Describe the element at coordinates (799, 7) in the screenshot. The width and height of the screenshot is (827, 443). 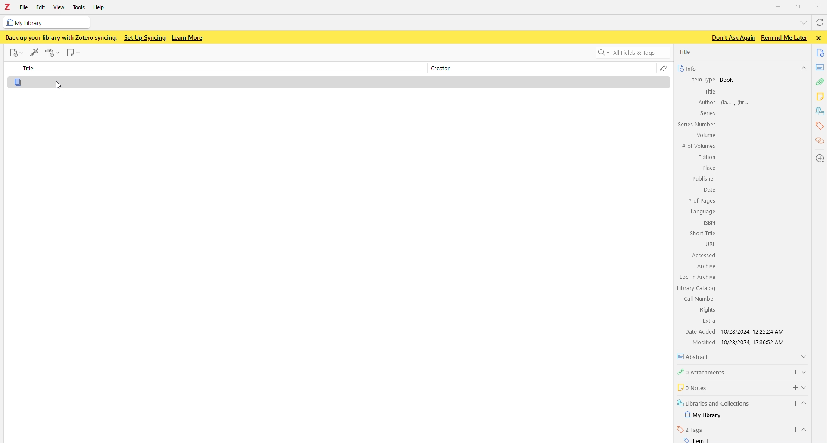
I see `Box` at that location.